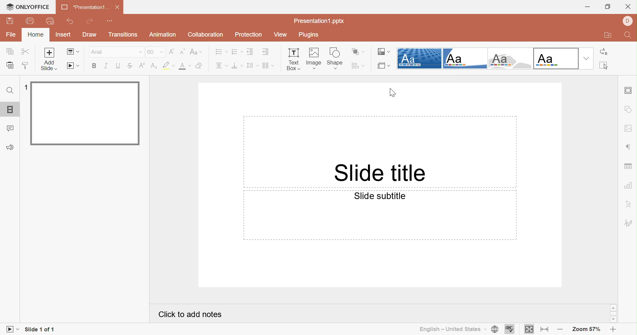 This screenshot has width=637, height=335. What do you see at coordinates (167, 66) in the screenshot?
I see `Highlight color` at bounding box center [167, 66].